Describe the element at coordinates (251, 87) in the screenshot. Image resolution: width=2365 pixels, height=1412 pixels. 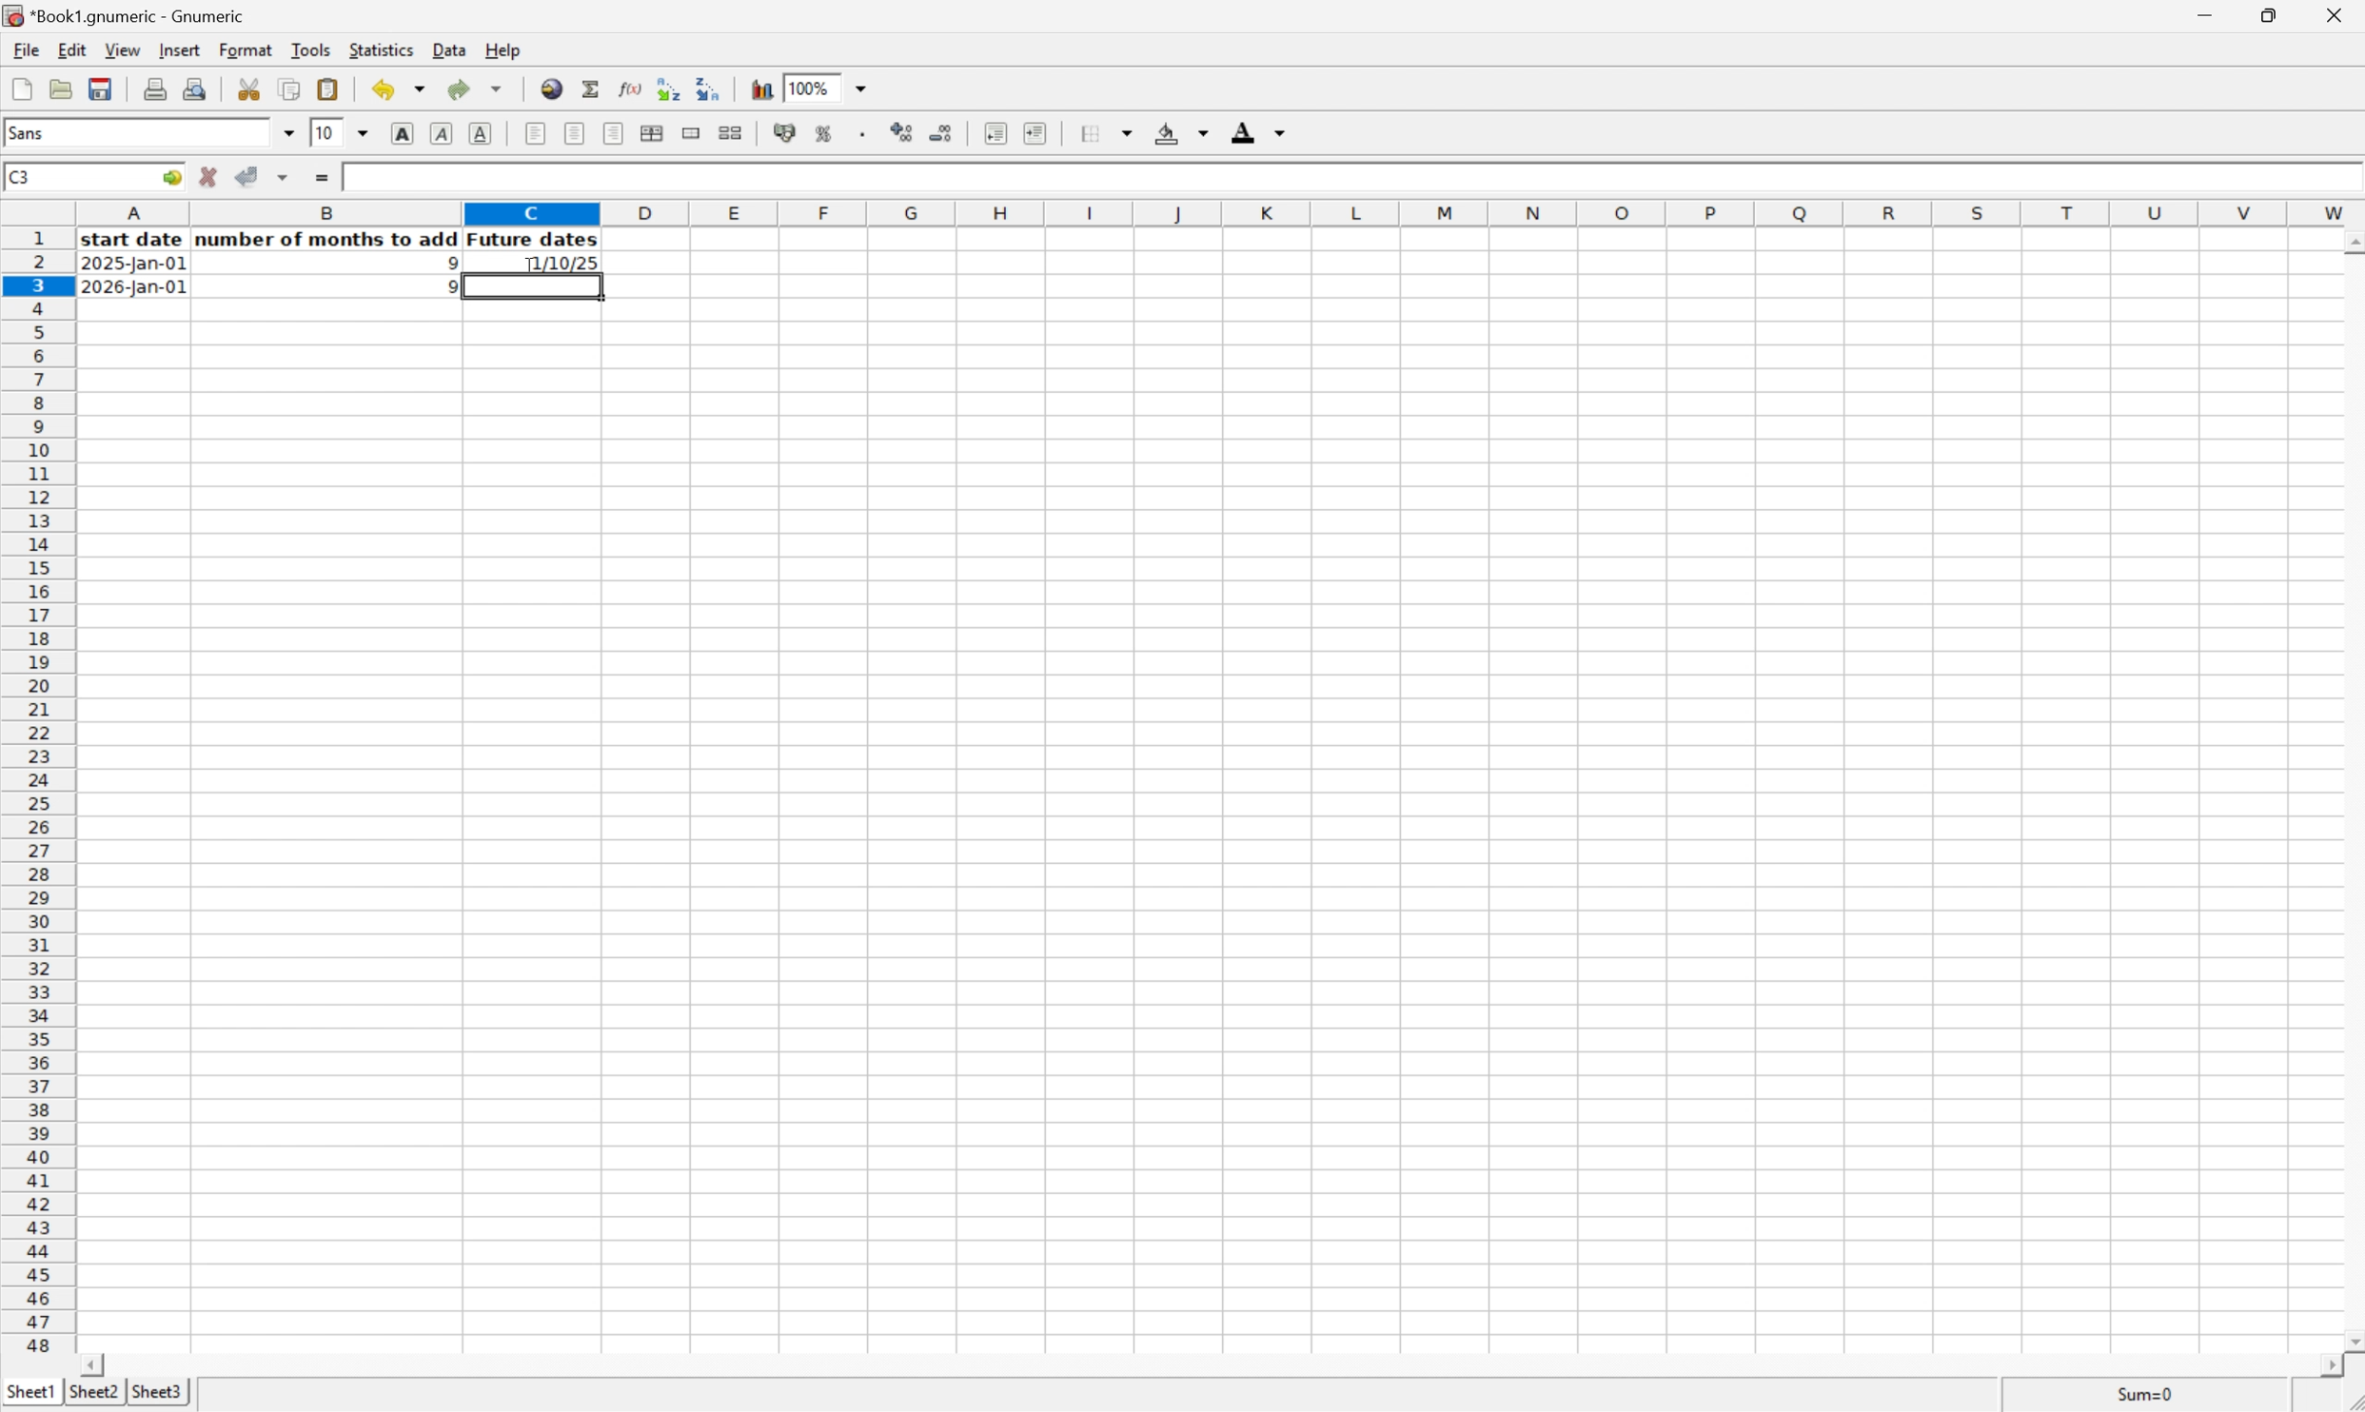
I see `Cut selection` at that location.